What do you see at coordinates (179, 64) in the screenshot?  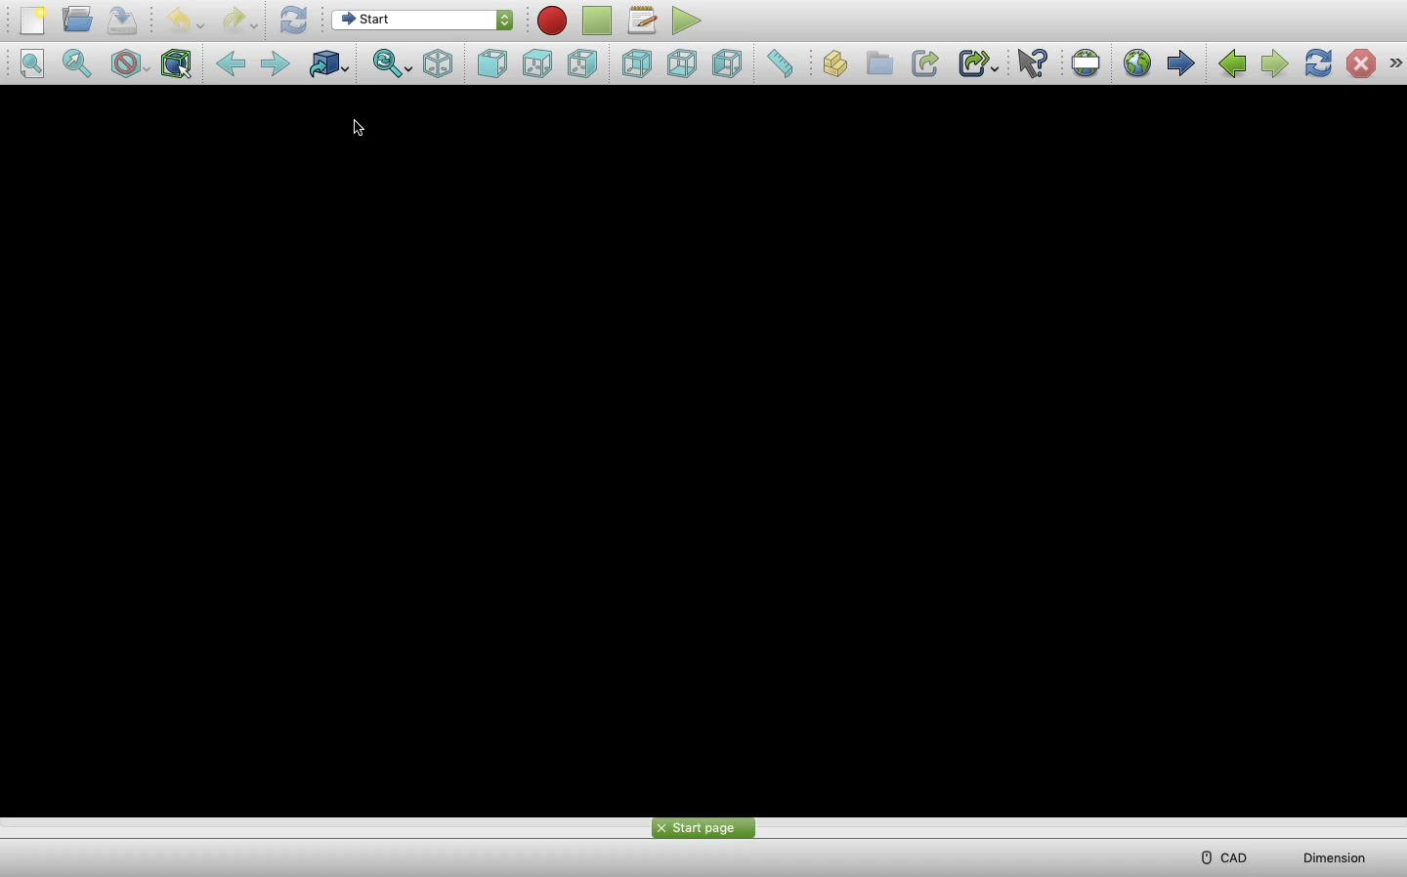 I see `Selection Filter` at bounding box center [179, 64].